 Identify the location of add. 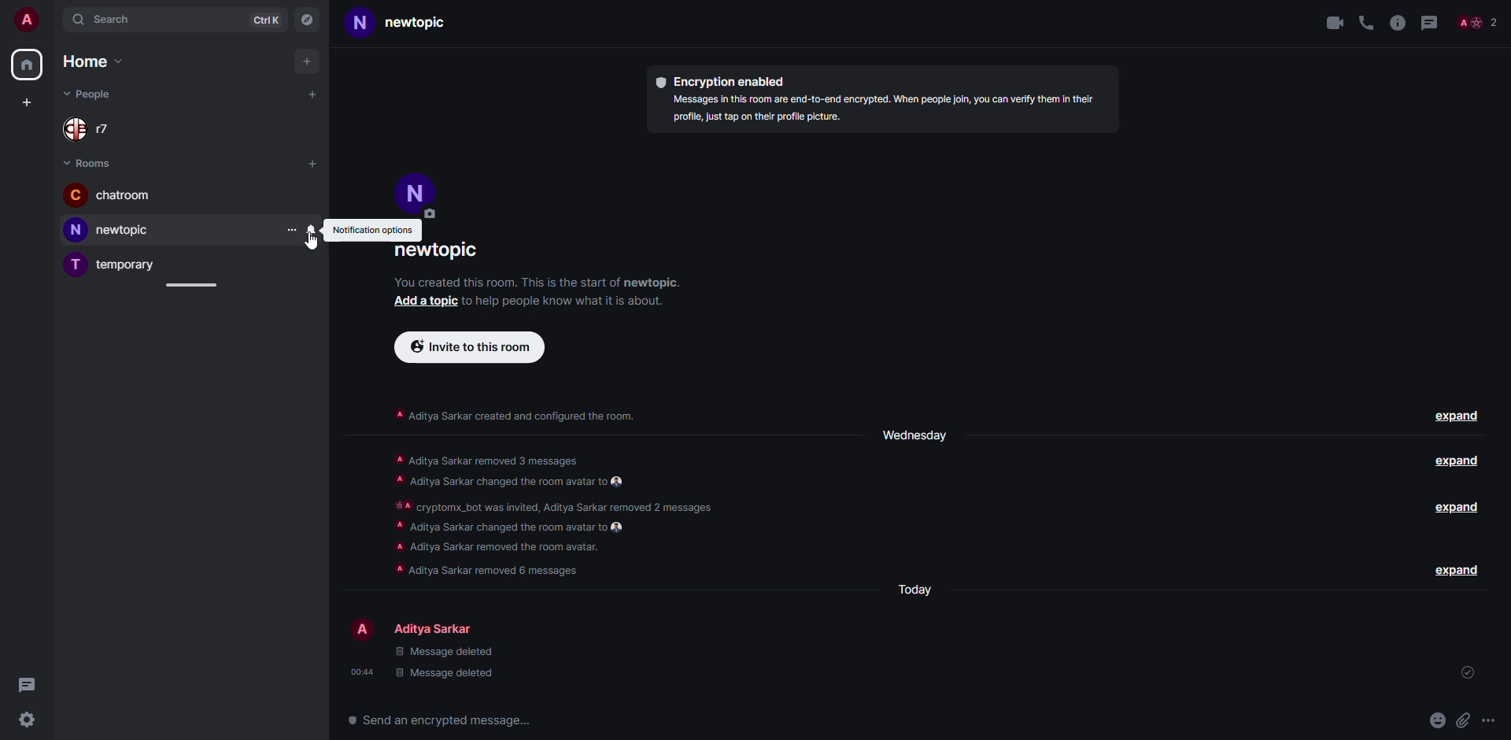
(310, 63).